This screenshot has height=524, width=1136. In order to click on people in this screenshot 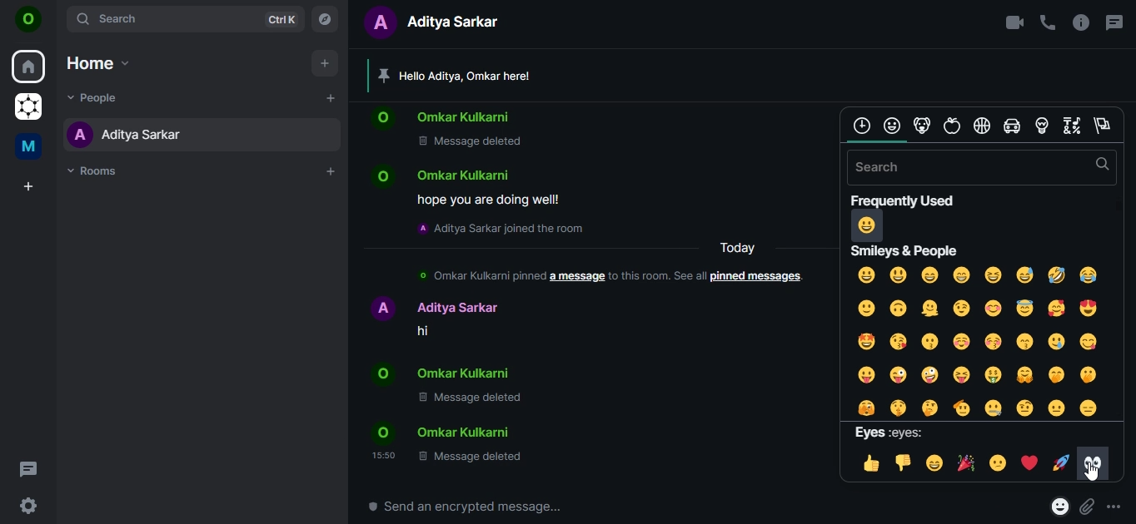, I will do `click(91, 96)`.